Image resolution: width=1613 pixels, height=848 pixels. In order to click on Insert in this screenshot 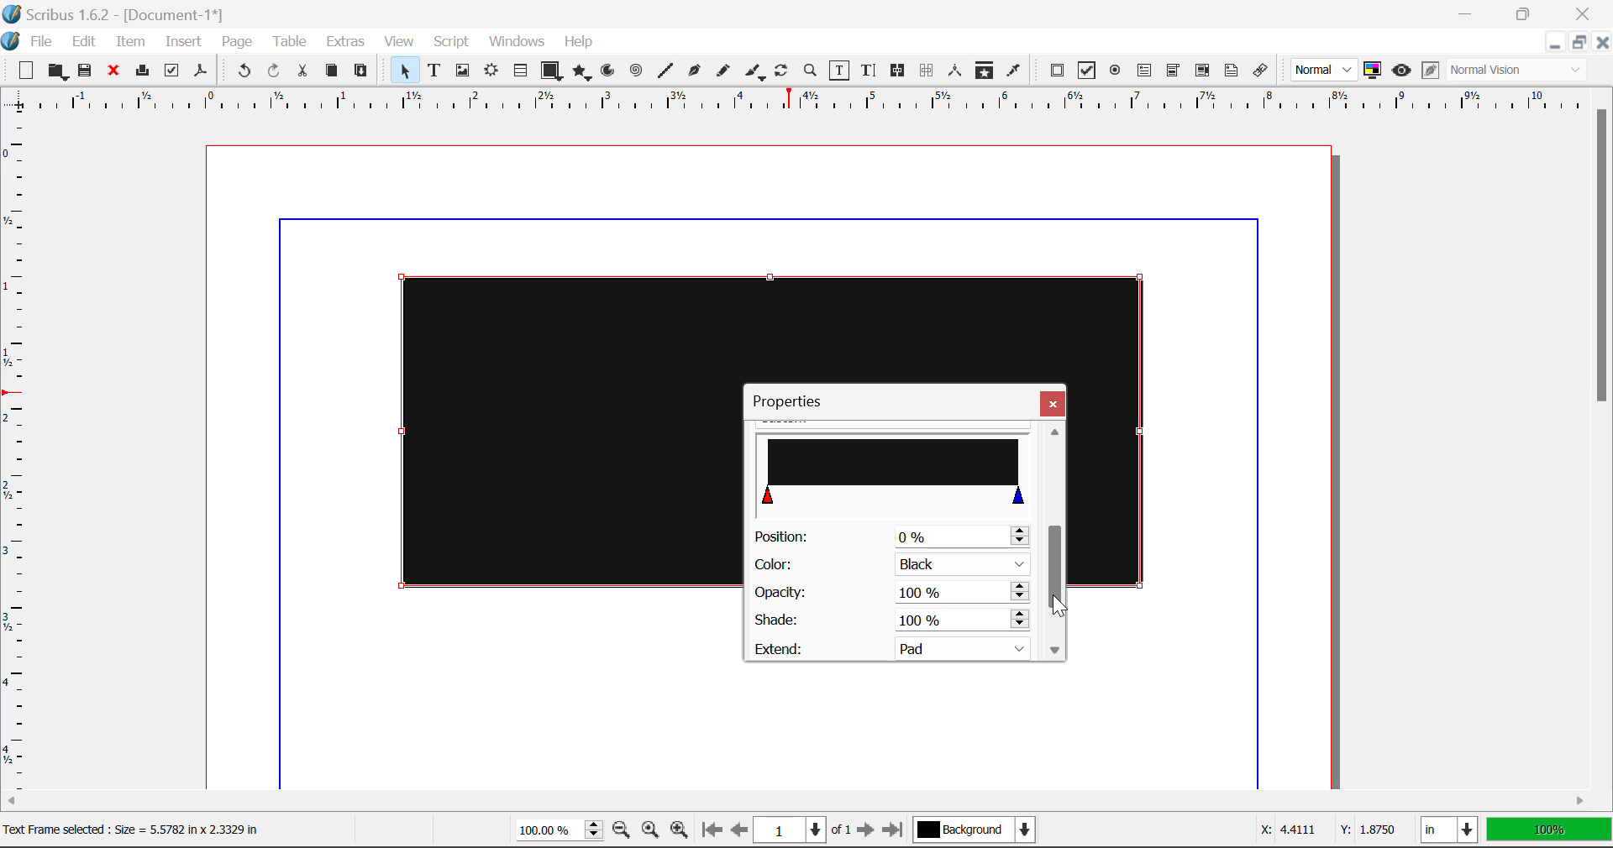, I will do `click(181, 44)`.